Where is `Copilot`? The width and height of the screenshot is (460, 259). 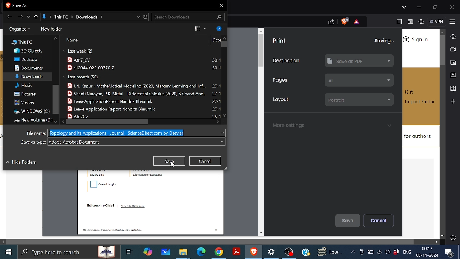 Copilot is located at coordinates (147, 253).